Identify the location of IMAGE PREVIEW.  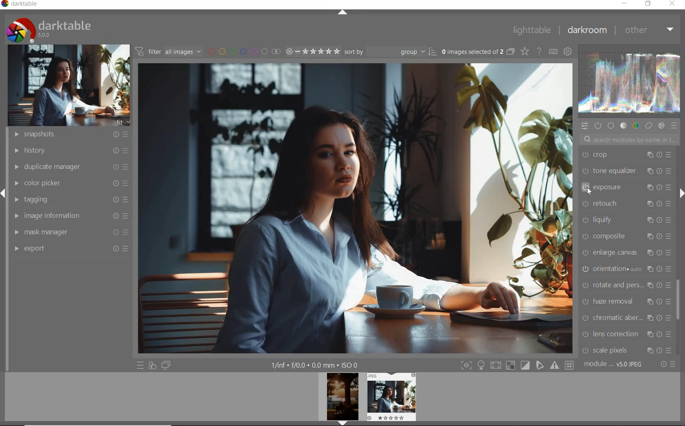
(391, 397).